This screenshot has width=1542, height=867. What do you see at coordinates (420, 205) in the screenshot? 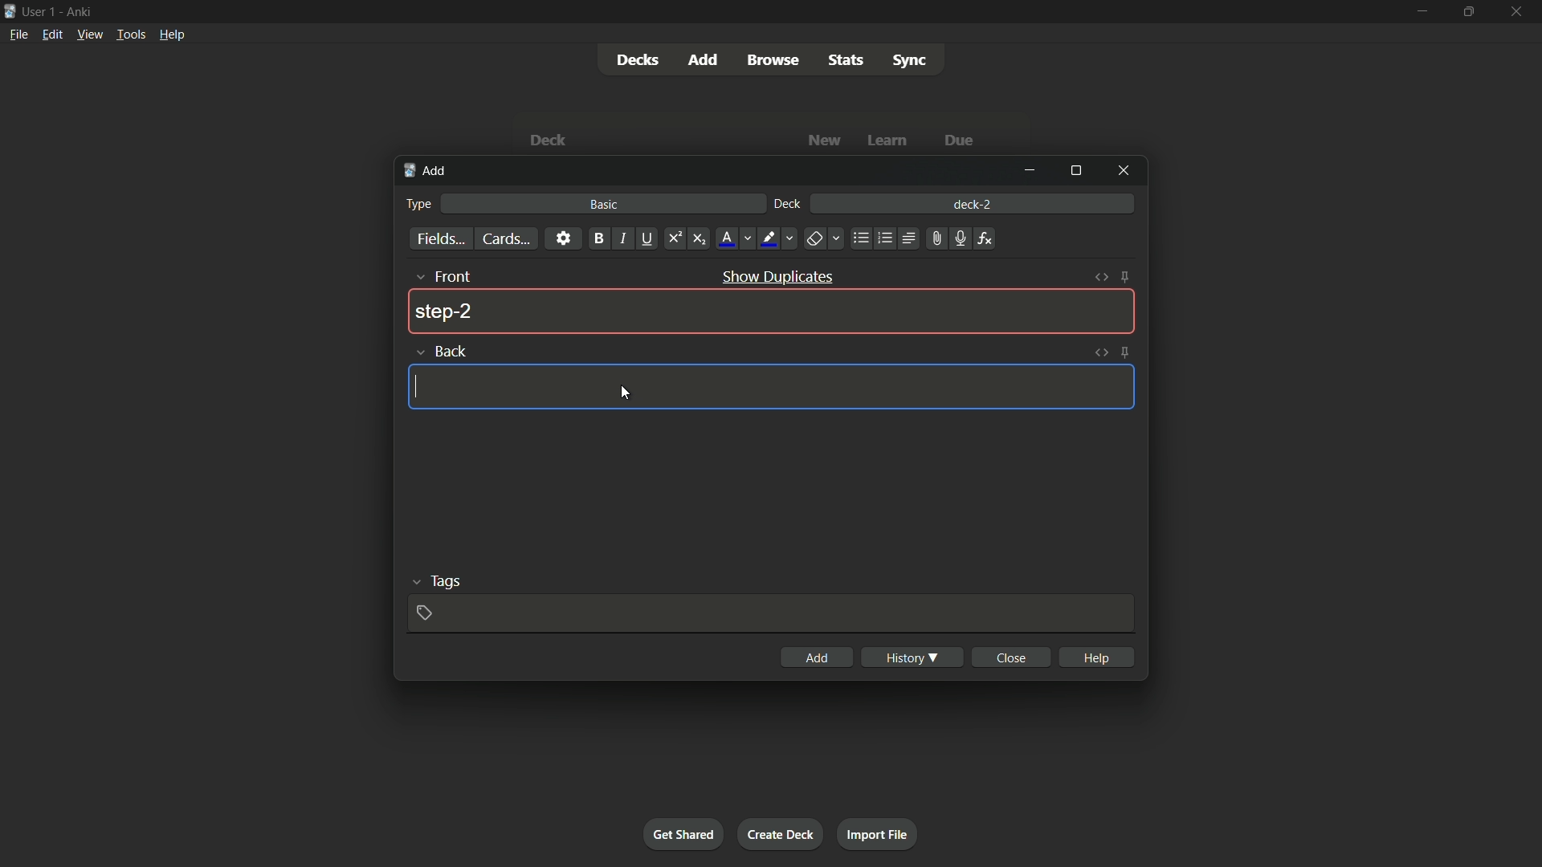
I see `type` at bounding box center [420, 205].